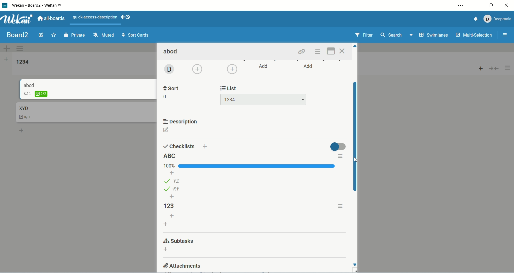 This screenshot has height=273, width=514. Describe the element at coordinates (355, 46) in the screenshot. I see `Up` at that location.